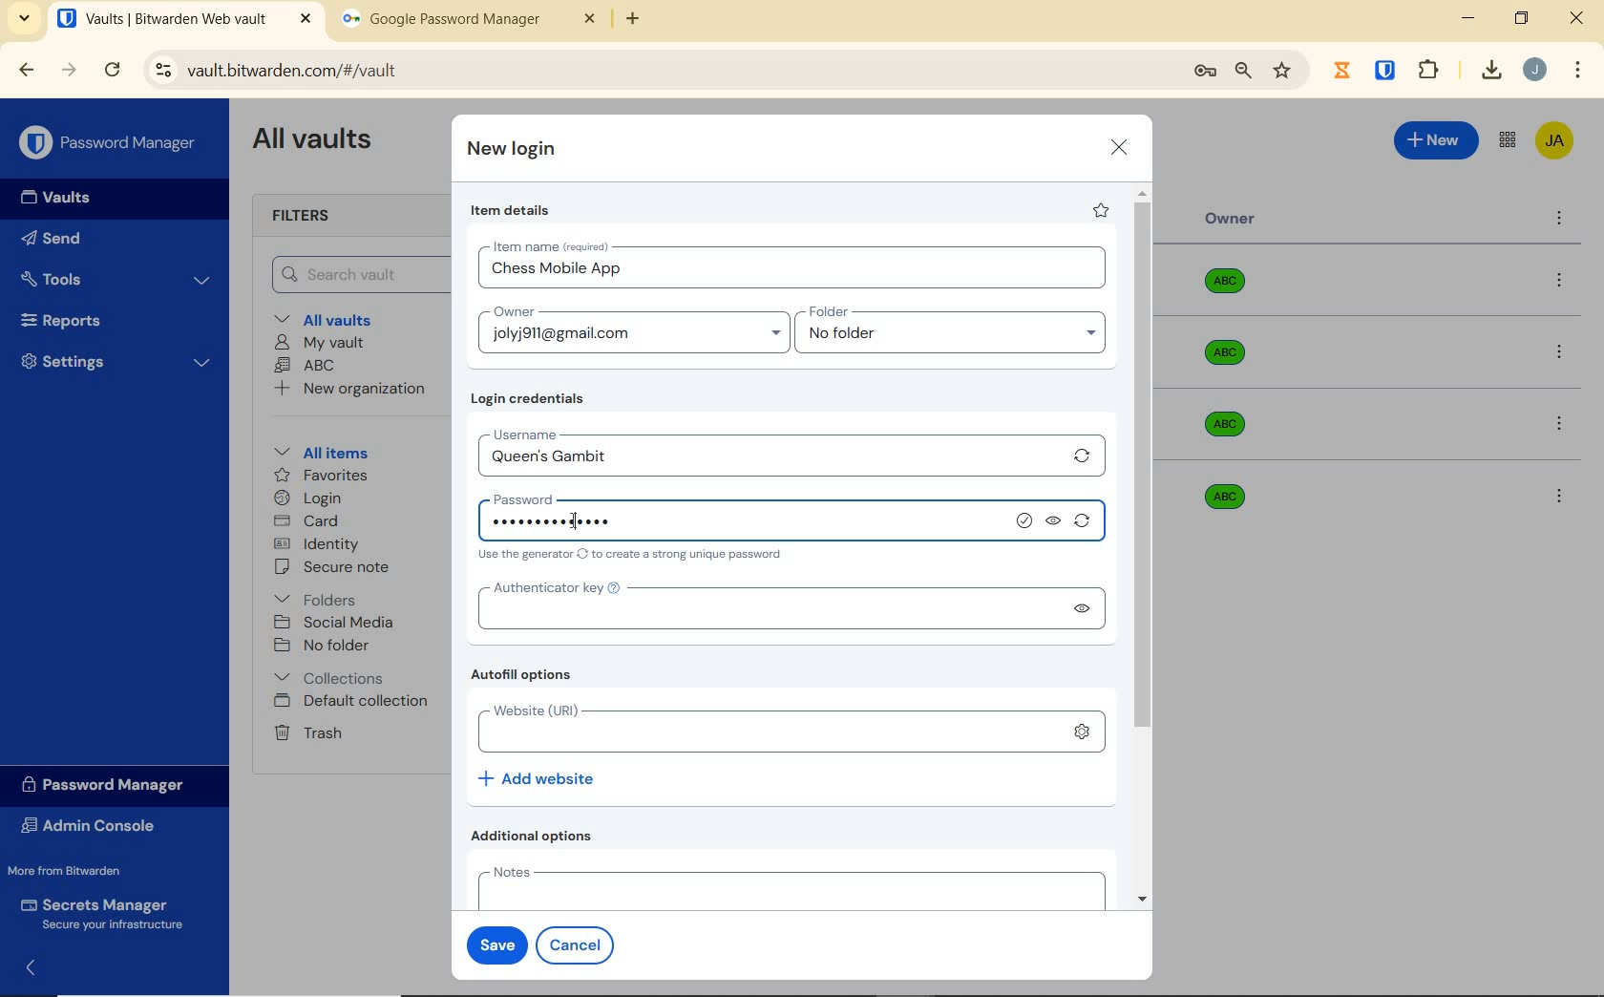  Describe the element at coordinates (579, 944) in the screenshot. I see `cancel` at that location.